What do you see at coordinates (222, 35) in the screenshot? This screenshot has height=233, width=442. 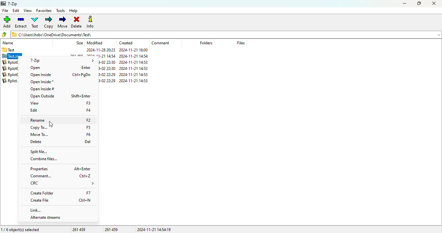 I see `C:\Users\hsbc\OneDrive\Documents)\ Test\` at bounding box center [222, 35].